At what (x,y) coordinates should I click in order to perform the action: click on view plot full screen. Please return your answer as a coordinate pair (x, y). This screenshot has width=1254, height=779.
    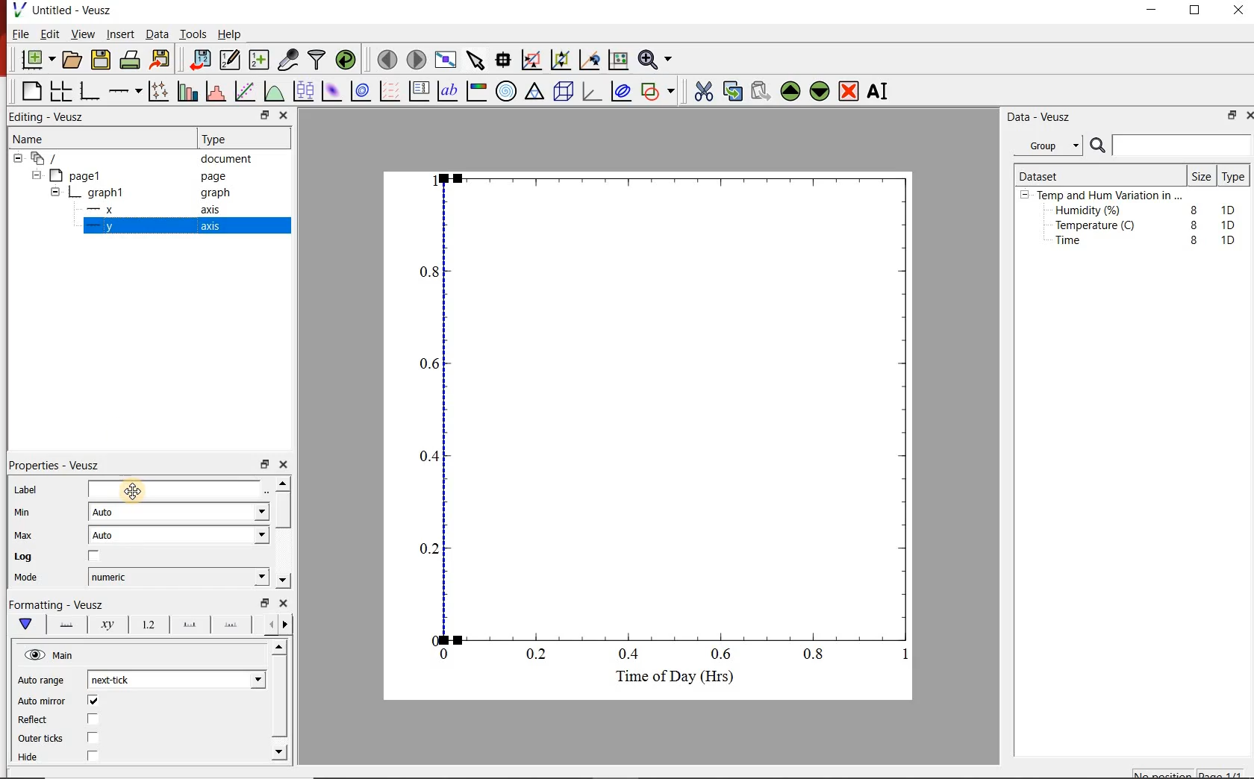
    Looking at the image, I should click on (446, 60).